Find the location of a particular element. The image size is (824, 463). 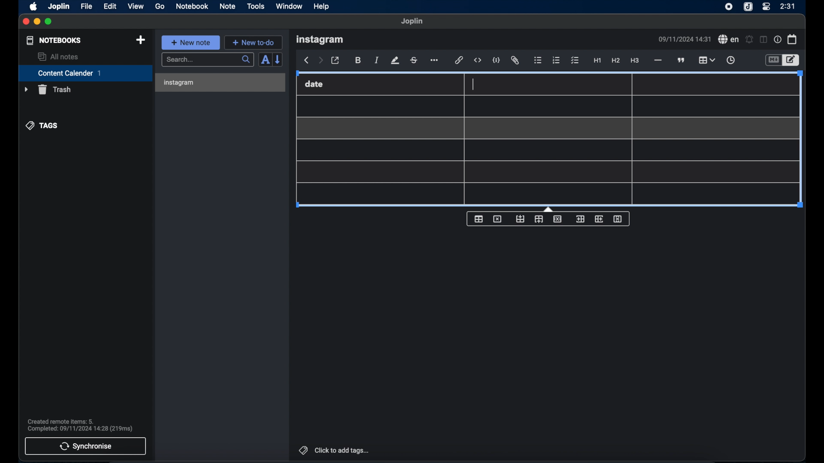

spell check is located at coordinates (729, 39).